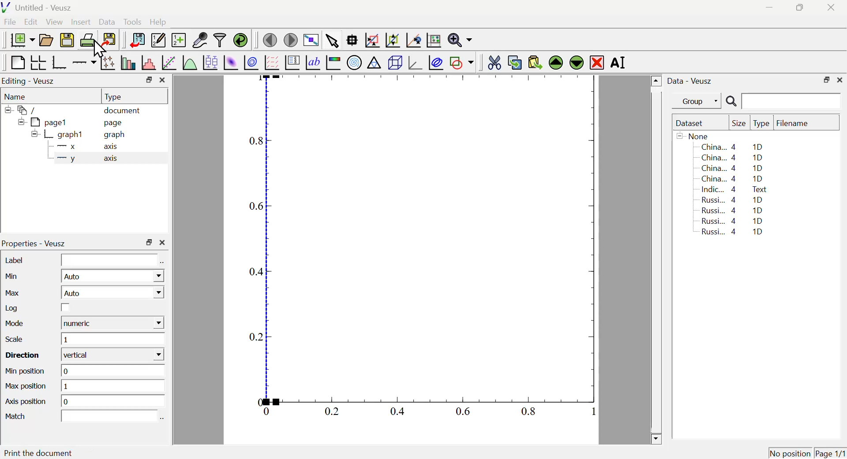 This screenshot has height=459, width=847. Describe the element at coordinates (157, 41) in the screenshot. I see `Edit or add new data sets` at that location.